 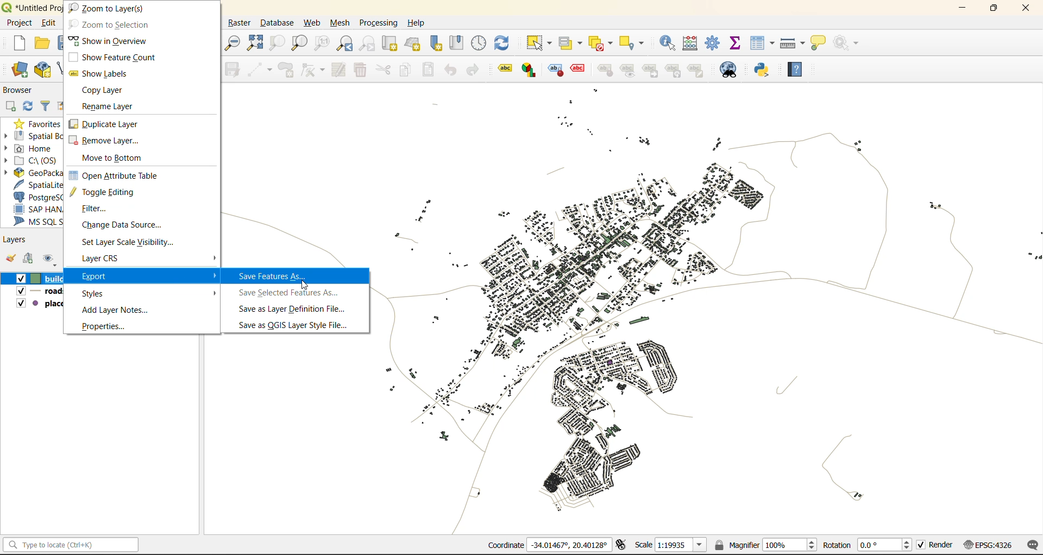 What do you see at coordinates (110, 105) in the screenshot?
I see `rename layer` at bounding box center [110, 105].